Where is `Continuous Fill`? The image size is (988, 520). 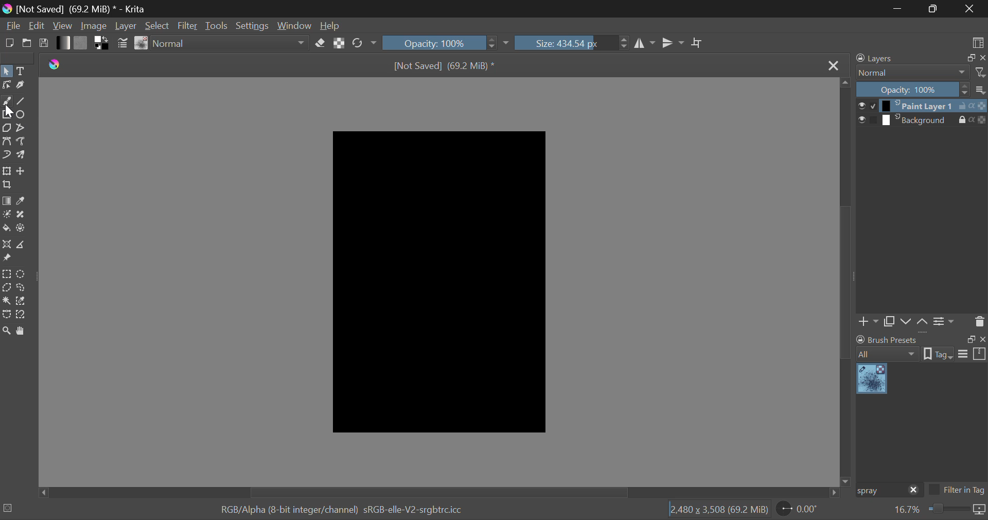 Continuous Fill is located at coordinates (6, 300).